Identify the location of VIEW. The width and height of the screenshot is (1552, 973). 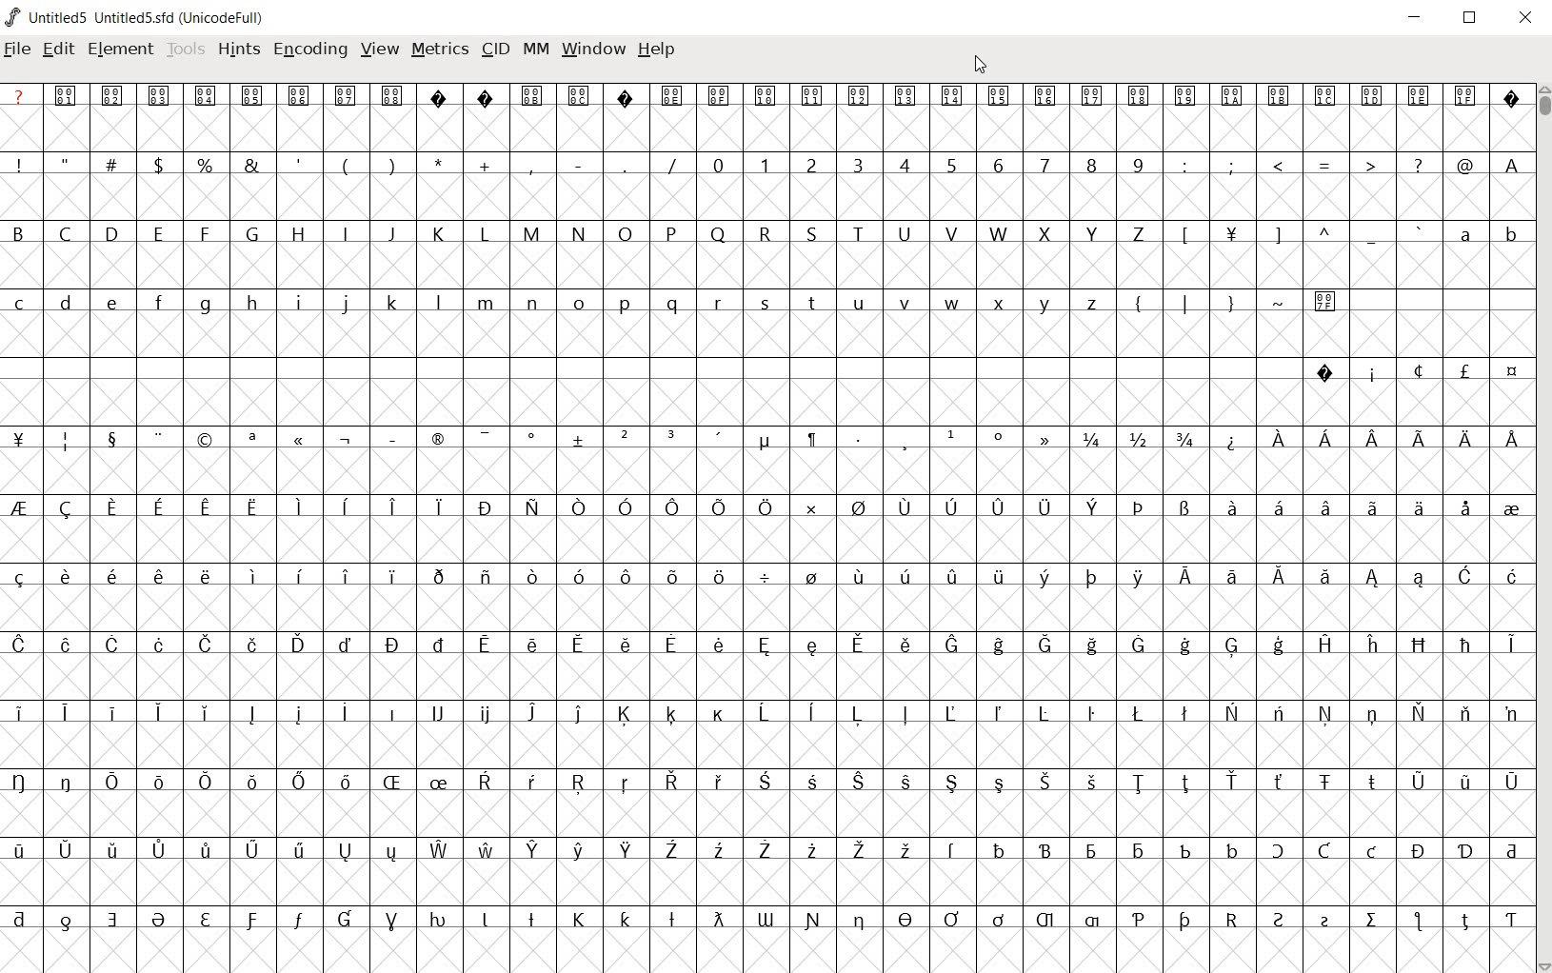
(379, 48).